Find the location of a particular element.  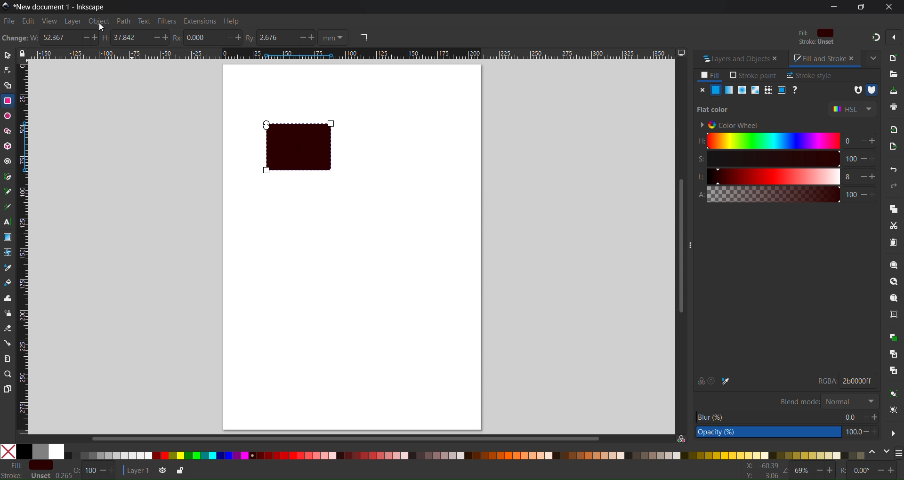

None is located at coordinates (8, 451).